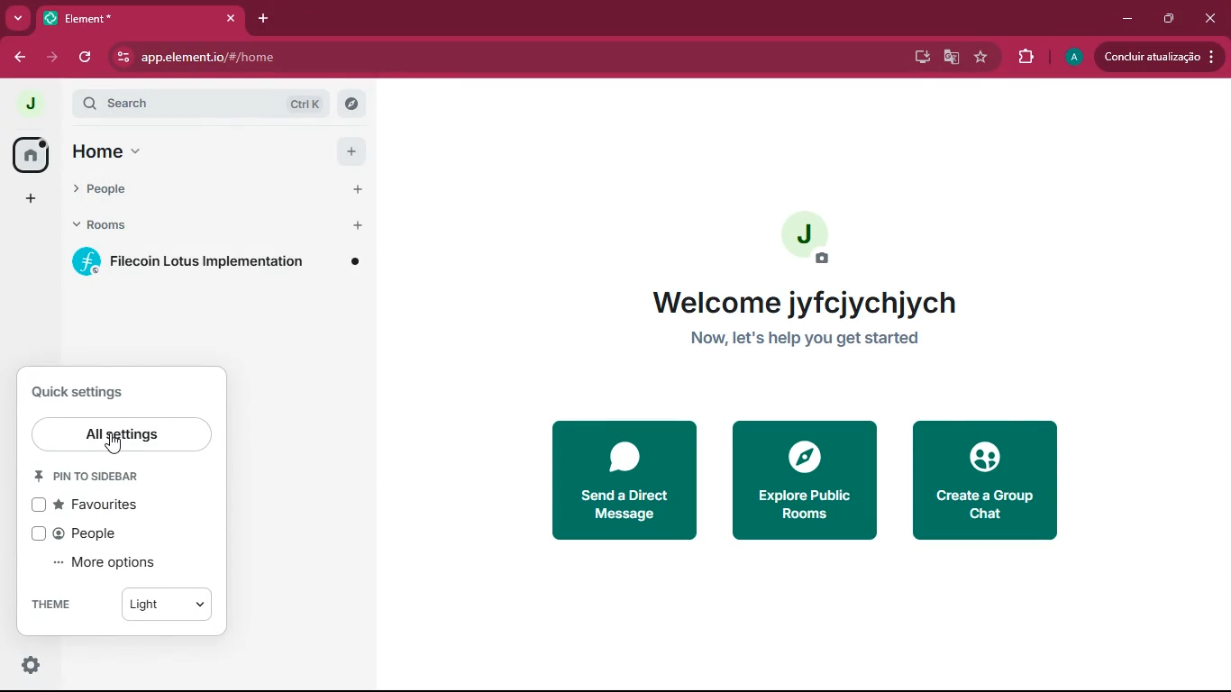 This screenshot has width=1231, height=692. Describe the element at coordinates (210, 104) in the screenshot. I see `search ctrl` at that location.